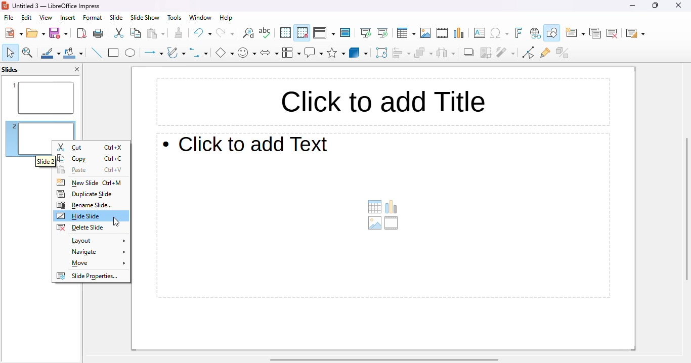 The width and height of the screenshot is (691, 363). What do you see at coordinates (10, 52) in the screenshot?
I see `select` at bounding box center [10, 52].